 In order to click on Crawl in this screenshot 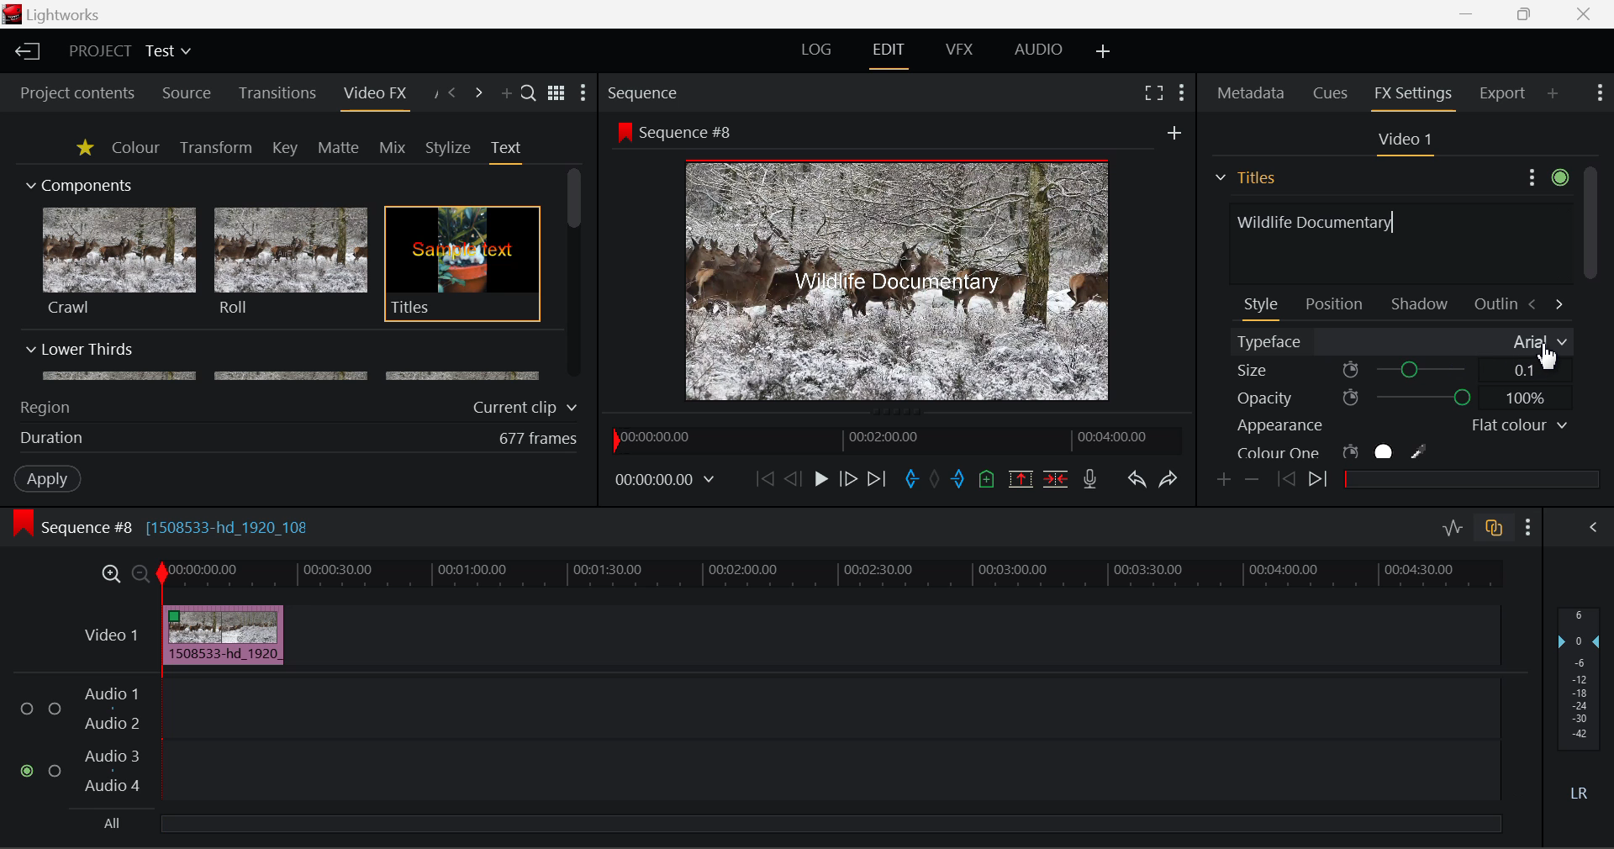, I will do `click(119, 261)`.